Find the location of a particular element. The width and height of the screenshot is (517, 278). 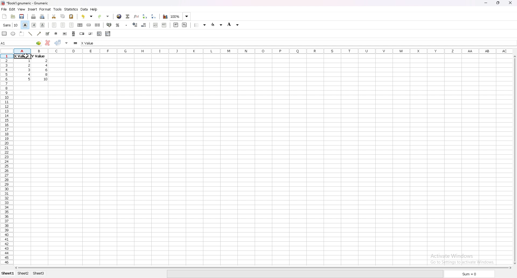

statistics is located at coordinates (71, 9).